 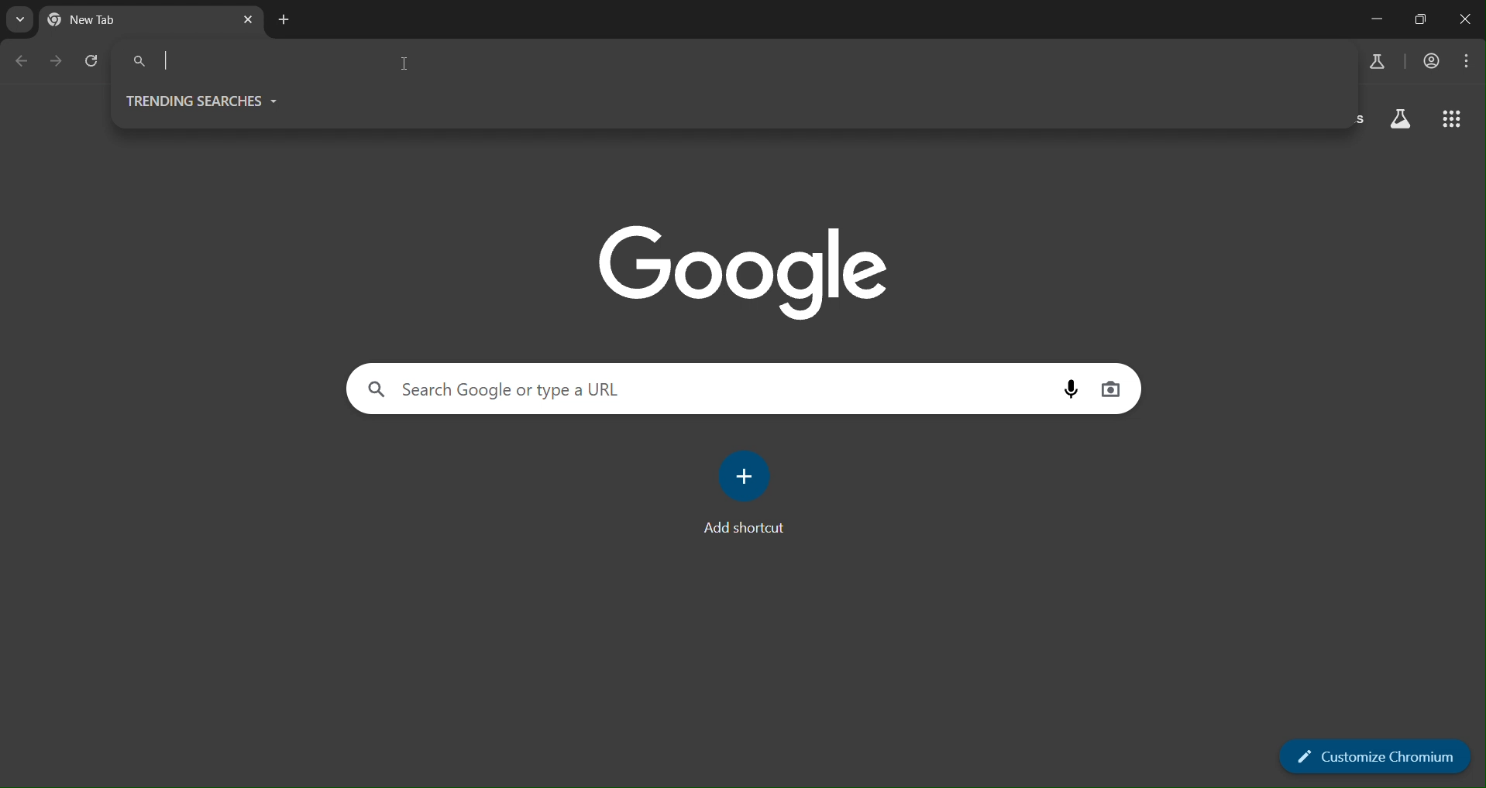 What do you see at coordinates (208, 101) in the screenshot?
I see `trending searches` at bounding box center [208, 101].